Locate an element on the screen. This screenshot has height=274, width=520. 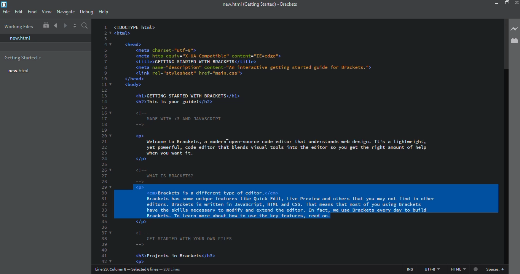
split editor is located at coordinates (75, 25).